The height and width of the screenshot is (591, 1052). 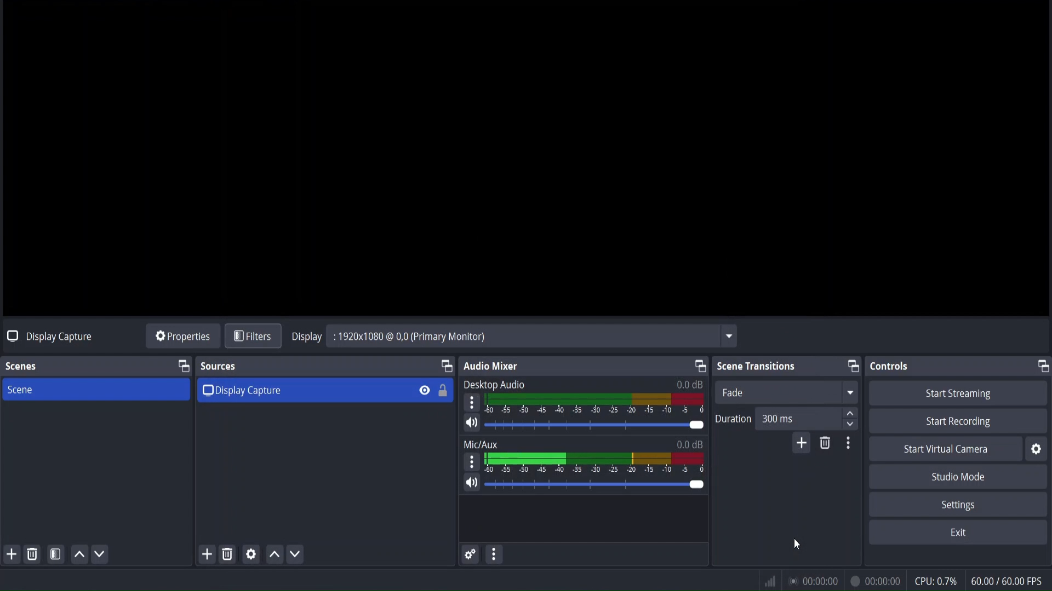 I want to click on transition properties, so click(x=849, y=443).